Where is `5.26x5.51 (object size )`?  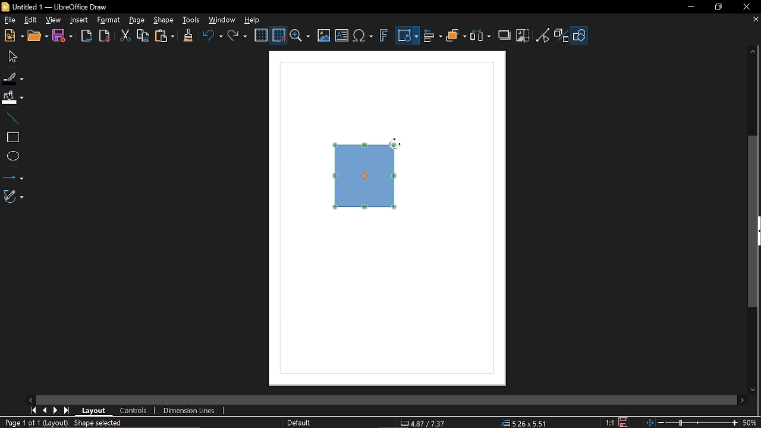 5.26x5.51 (object size ) is located at coordinates (526, 423).